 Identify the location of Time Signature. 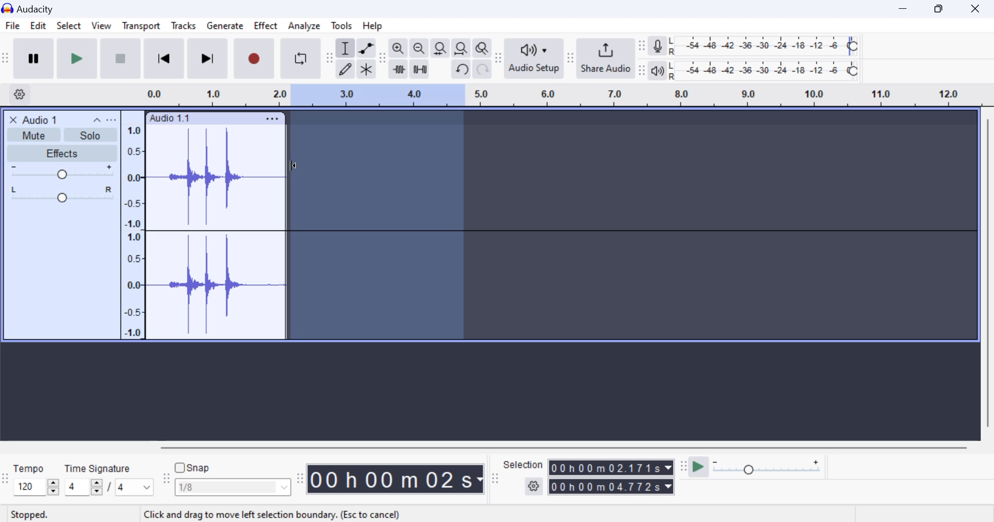
(99, 467).